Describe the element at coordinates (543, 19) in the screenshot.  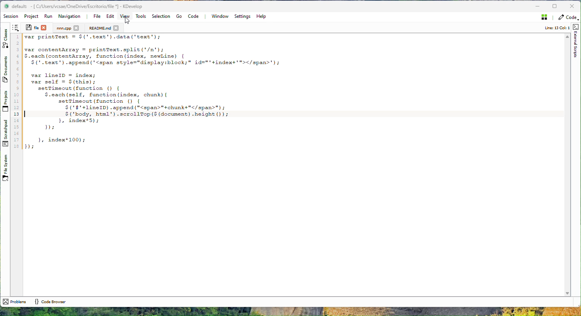
I see `Stash` at that location.